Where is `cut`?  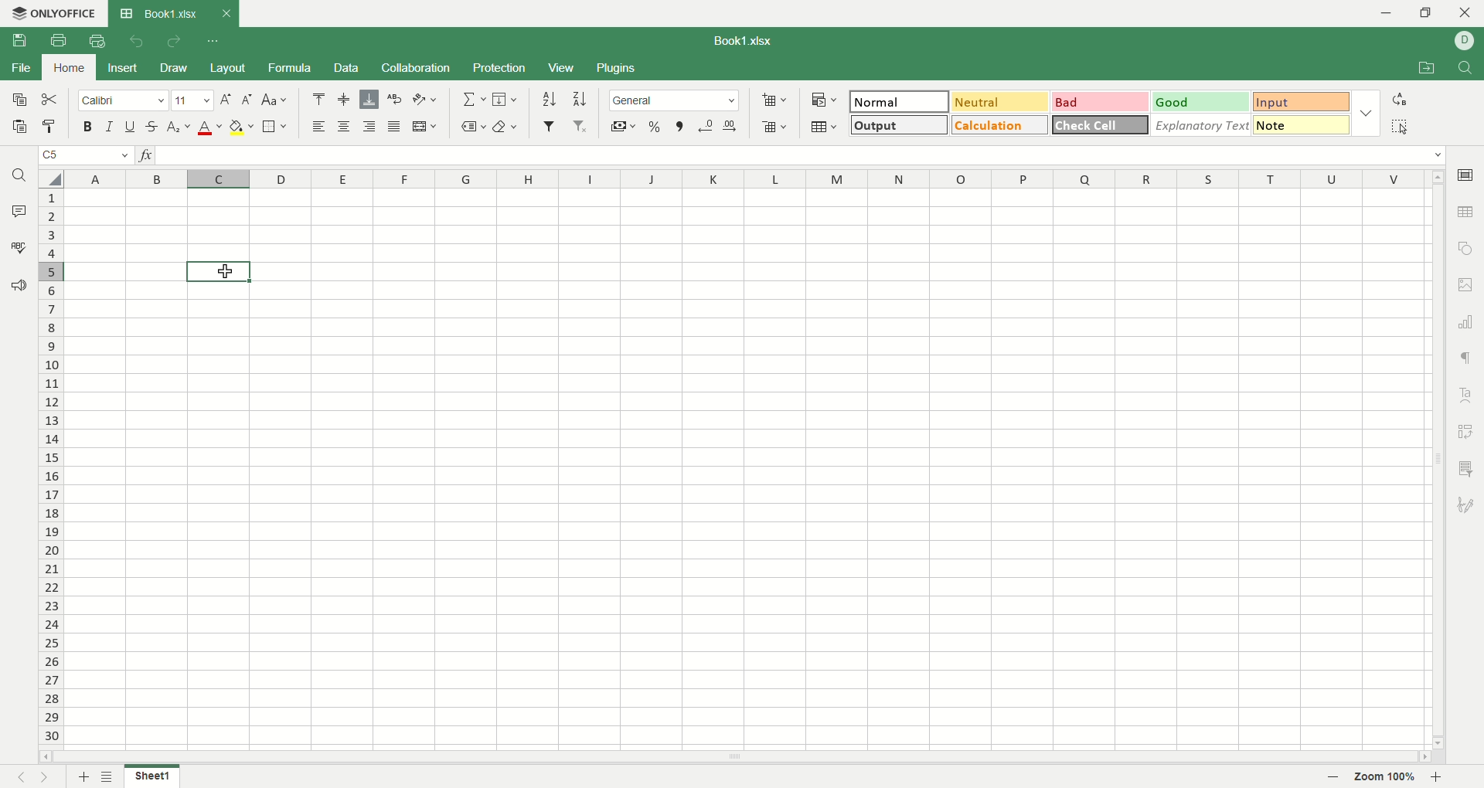 cut is located at coordinates (53, 100).